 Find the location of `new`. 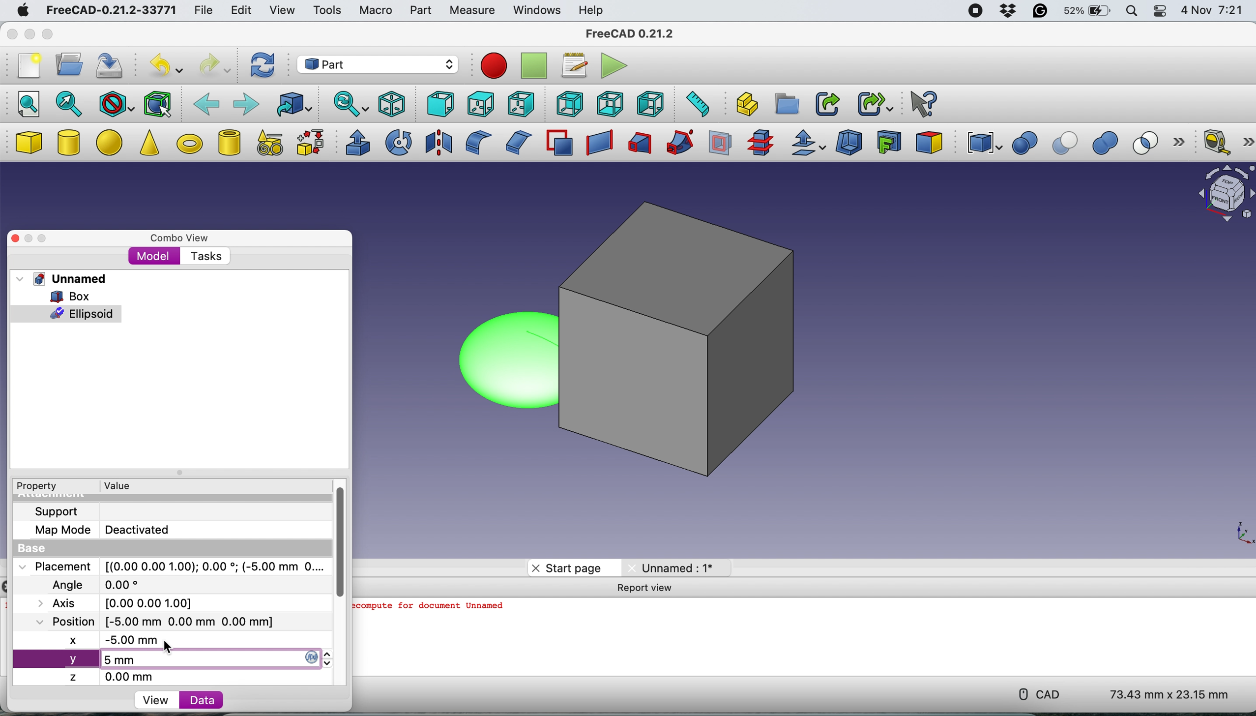

new is located at coordinates (27, 68).